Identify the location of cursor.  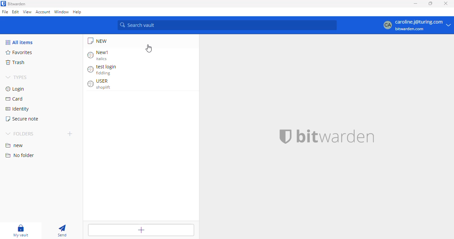
(149, 48).